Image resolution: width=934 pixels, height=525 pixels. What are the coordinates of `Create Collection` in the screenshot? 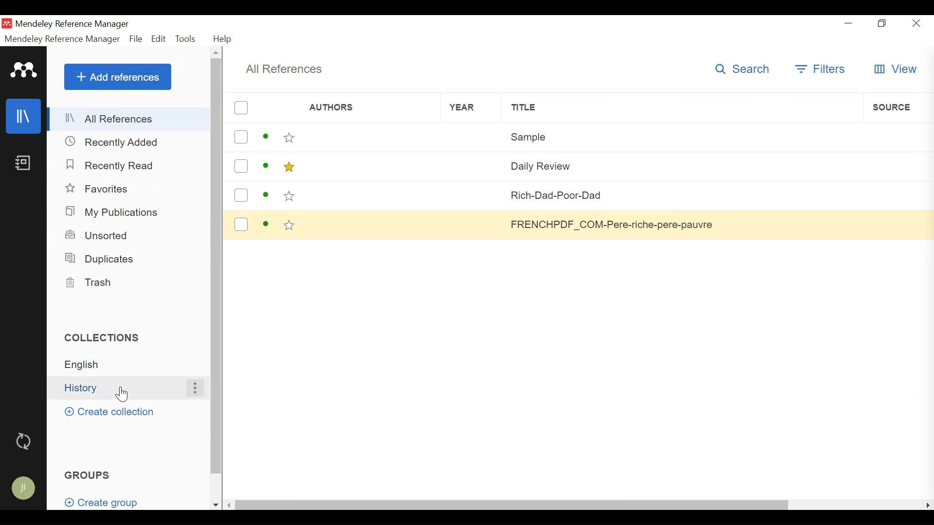 It's located at (110, 412).